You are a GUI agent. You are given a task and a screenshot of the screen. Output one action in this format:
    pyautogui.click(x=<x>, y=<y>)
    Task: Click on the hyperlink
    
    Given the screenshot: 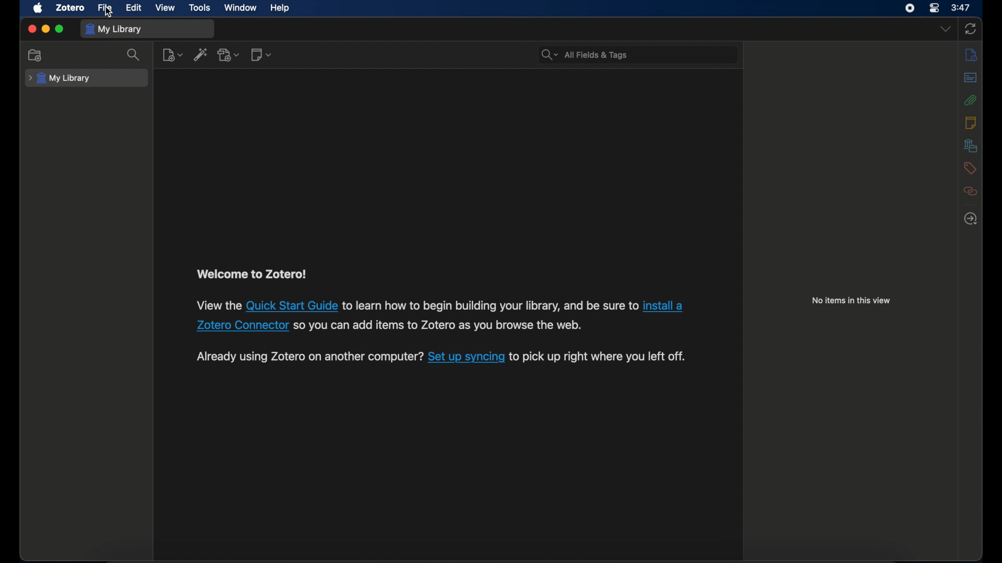 What is the action you would take?
    pyautogui.click(x=466, y=357)
    